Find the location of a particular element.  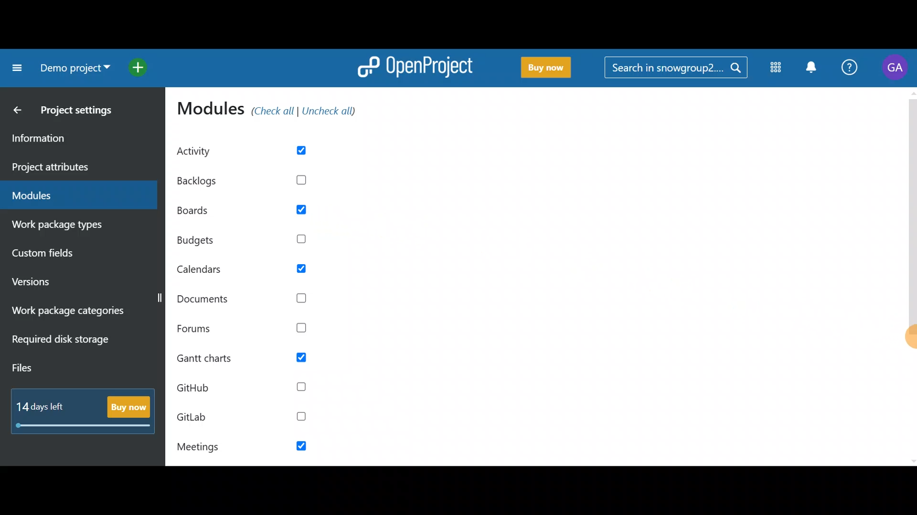

Gantt charts is located at coordinates (248, 359).